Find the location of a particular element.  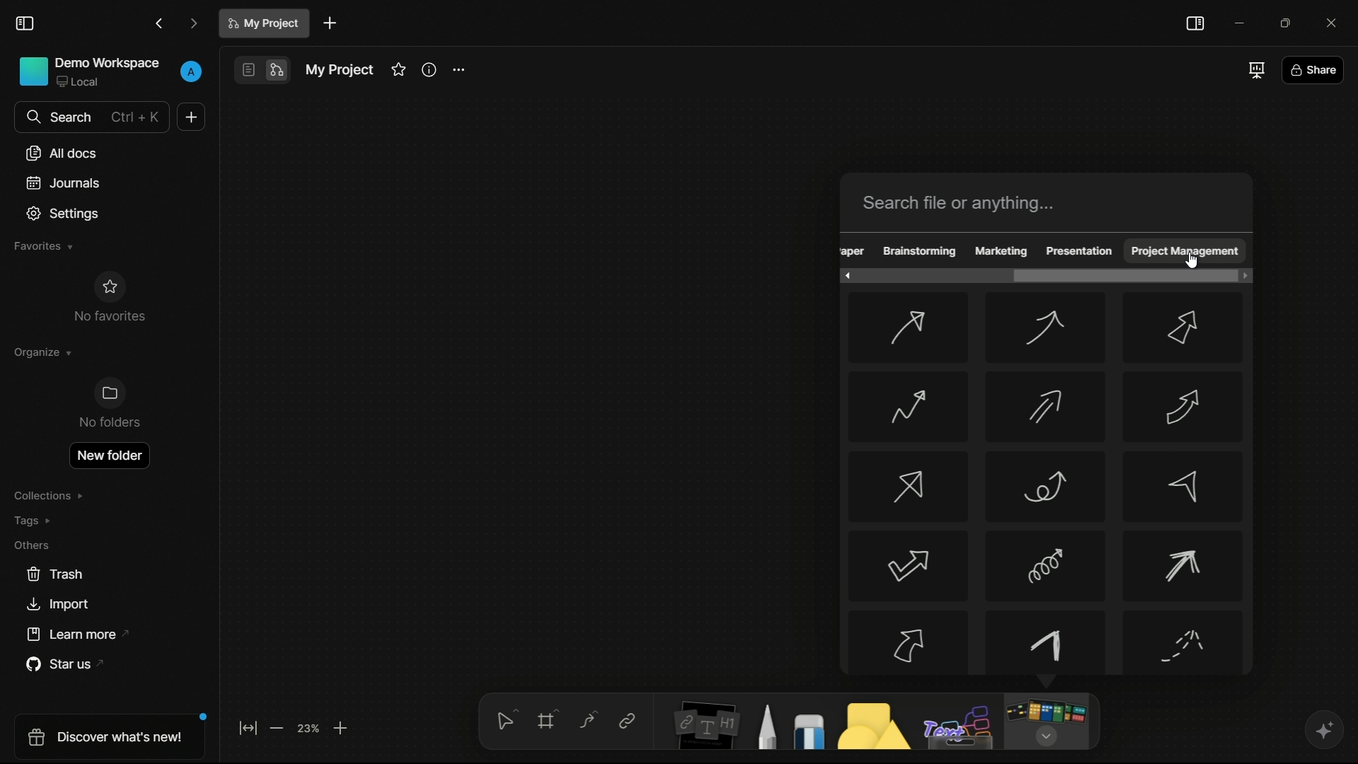

notes is located at coordinates (706, 724).